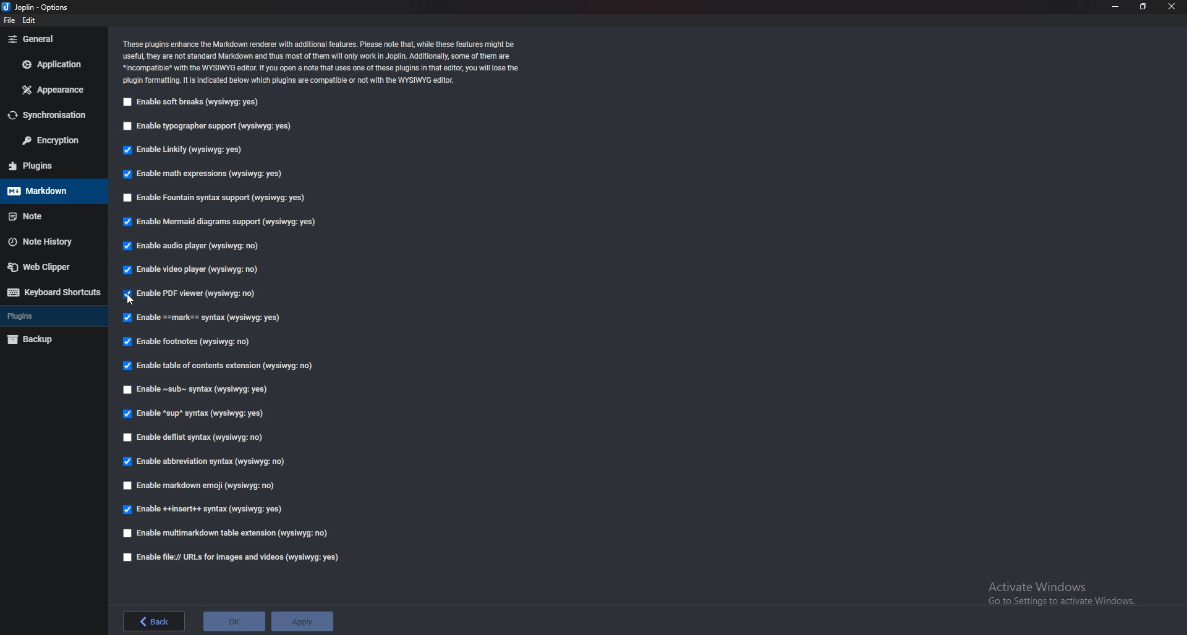 The height and width of the screenshot is (635, 1187). What do you see at coordinates (189, 149) in the screenshot?
I see `Enable Linkify` at bounding box center [189, 149].